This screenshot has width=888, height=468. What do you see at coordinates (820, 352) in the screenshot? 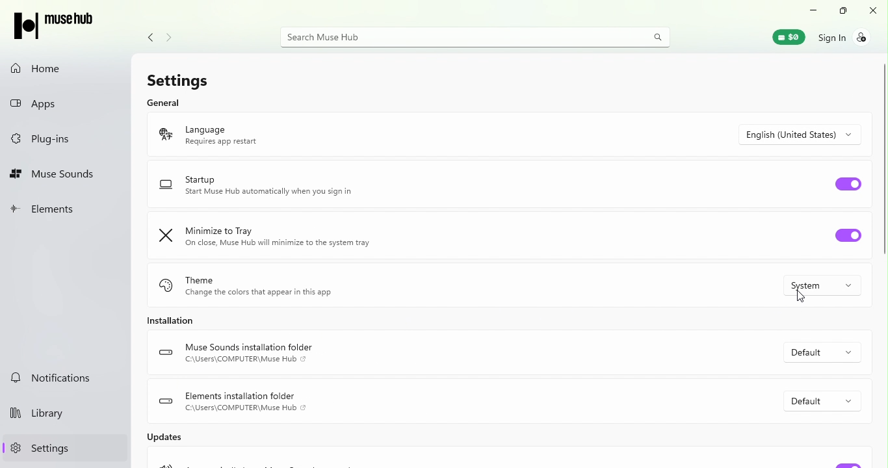
I see `Drop down menu` at bounding box center [820, 352].